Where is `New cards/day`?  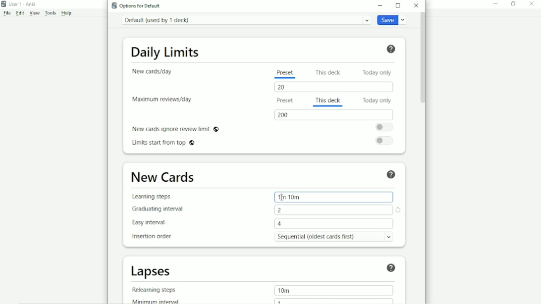
New cards/day is located at coordinates (153, 71).